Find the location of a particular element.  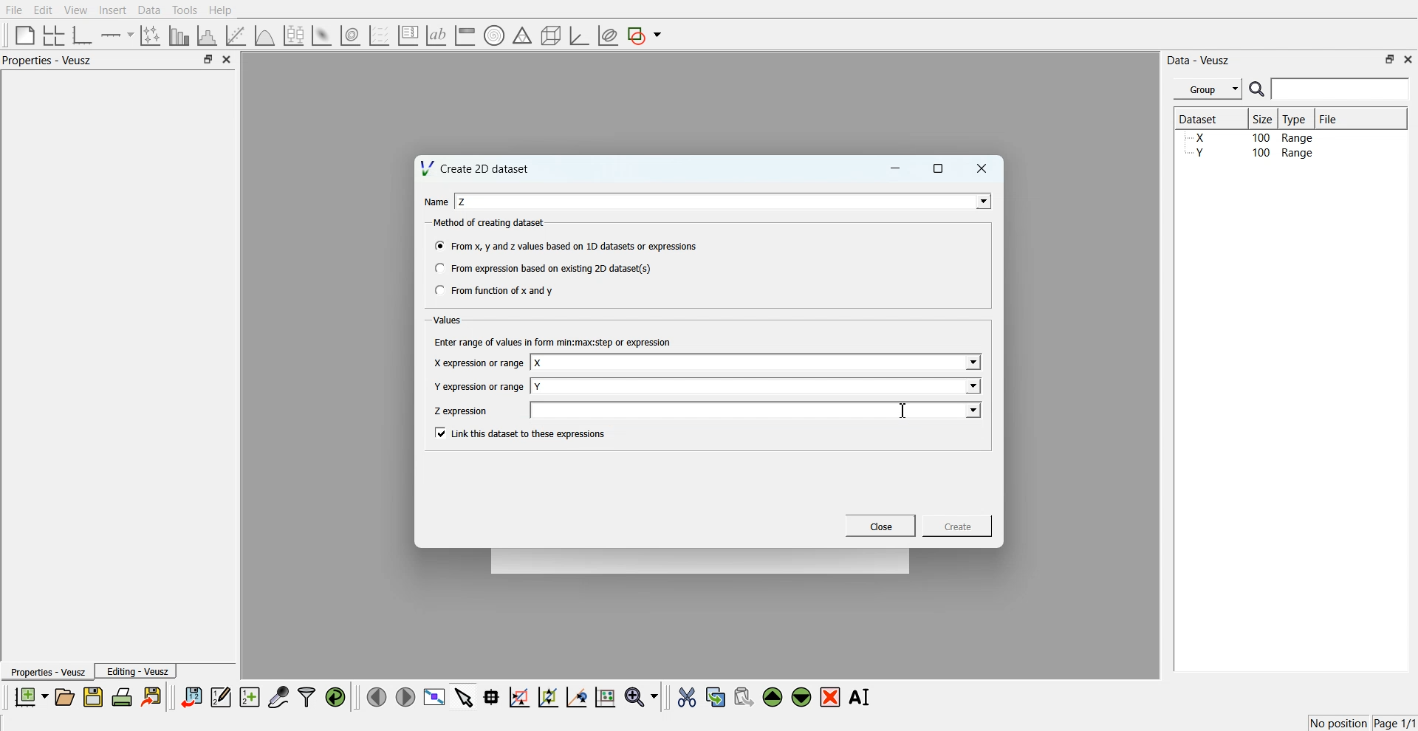

V/ Create 2D dataset is located at coordinates (476, 168).